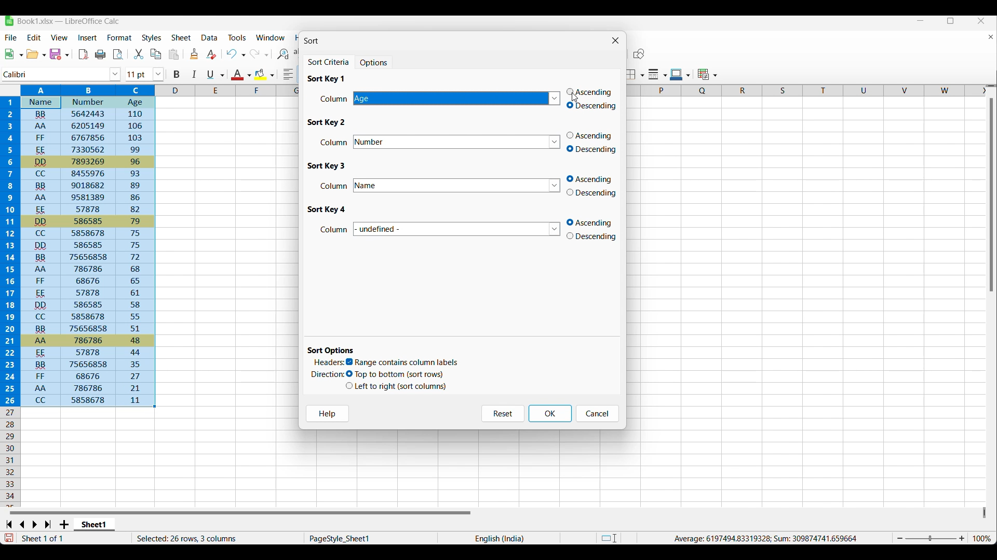 This screenshot has height=560, width=997. Describe the element at coordinates (59, 54) in the screenshot. I see `Save options` at that location.